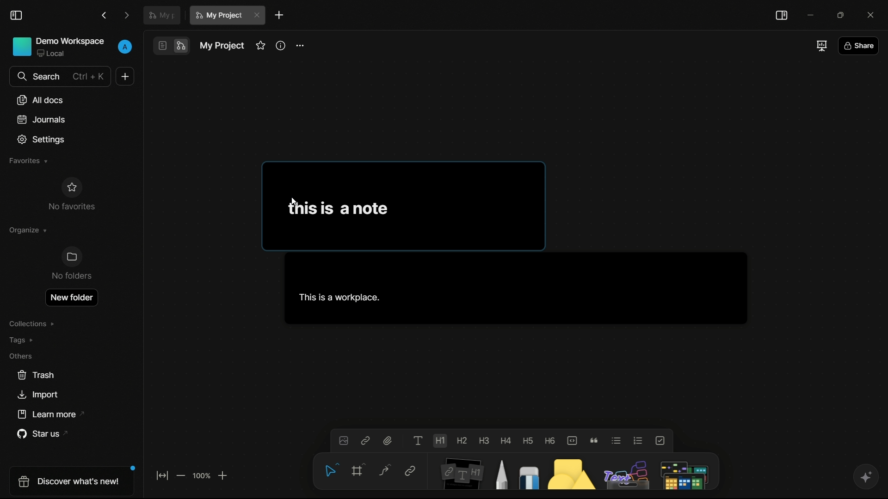  Describe the element at coordinates (23, 356) in the screenshot. I see `others` at that location.